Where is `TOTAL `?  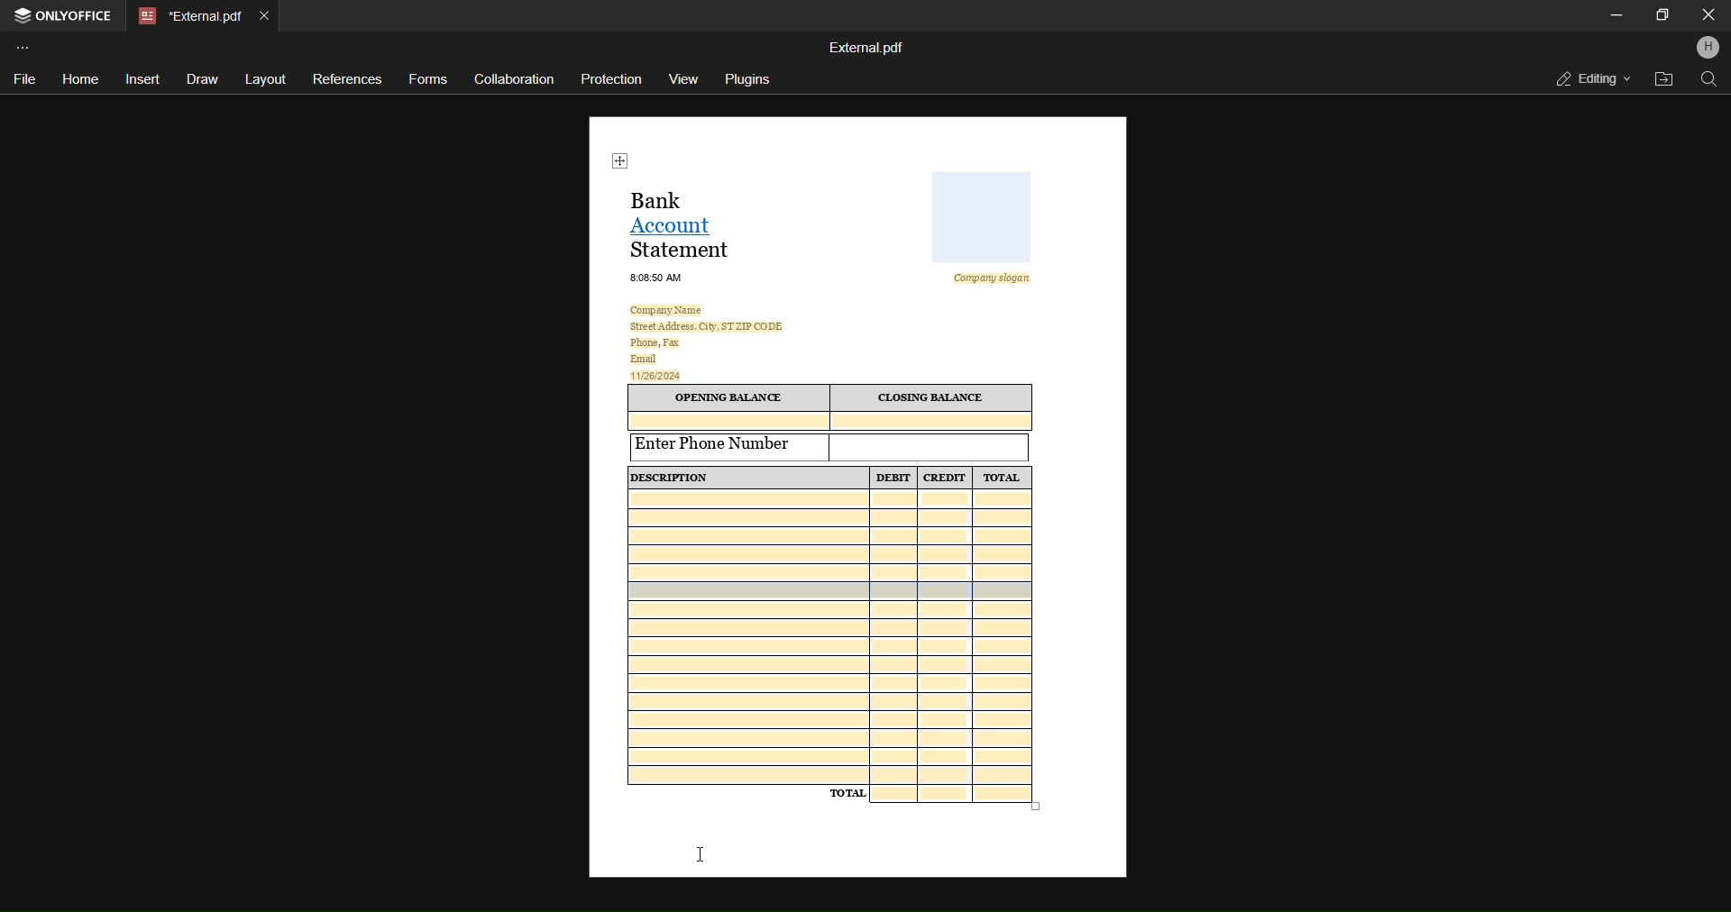 TOTAL  is located at coordinates (847, 792).